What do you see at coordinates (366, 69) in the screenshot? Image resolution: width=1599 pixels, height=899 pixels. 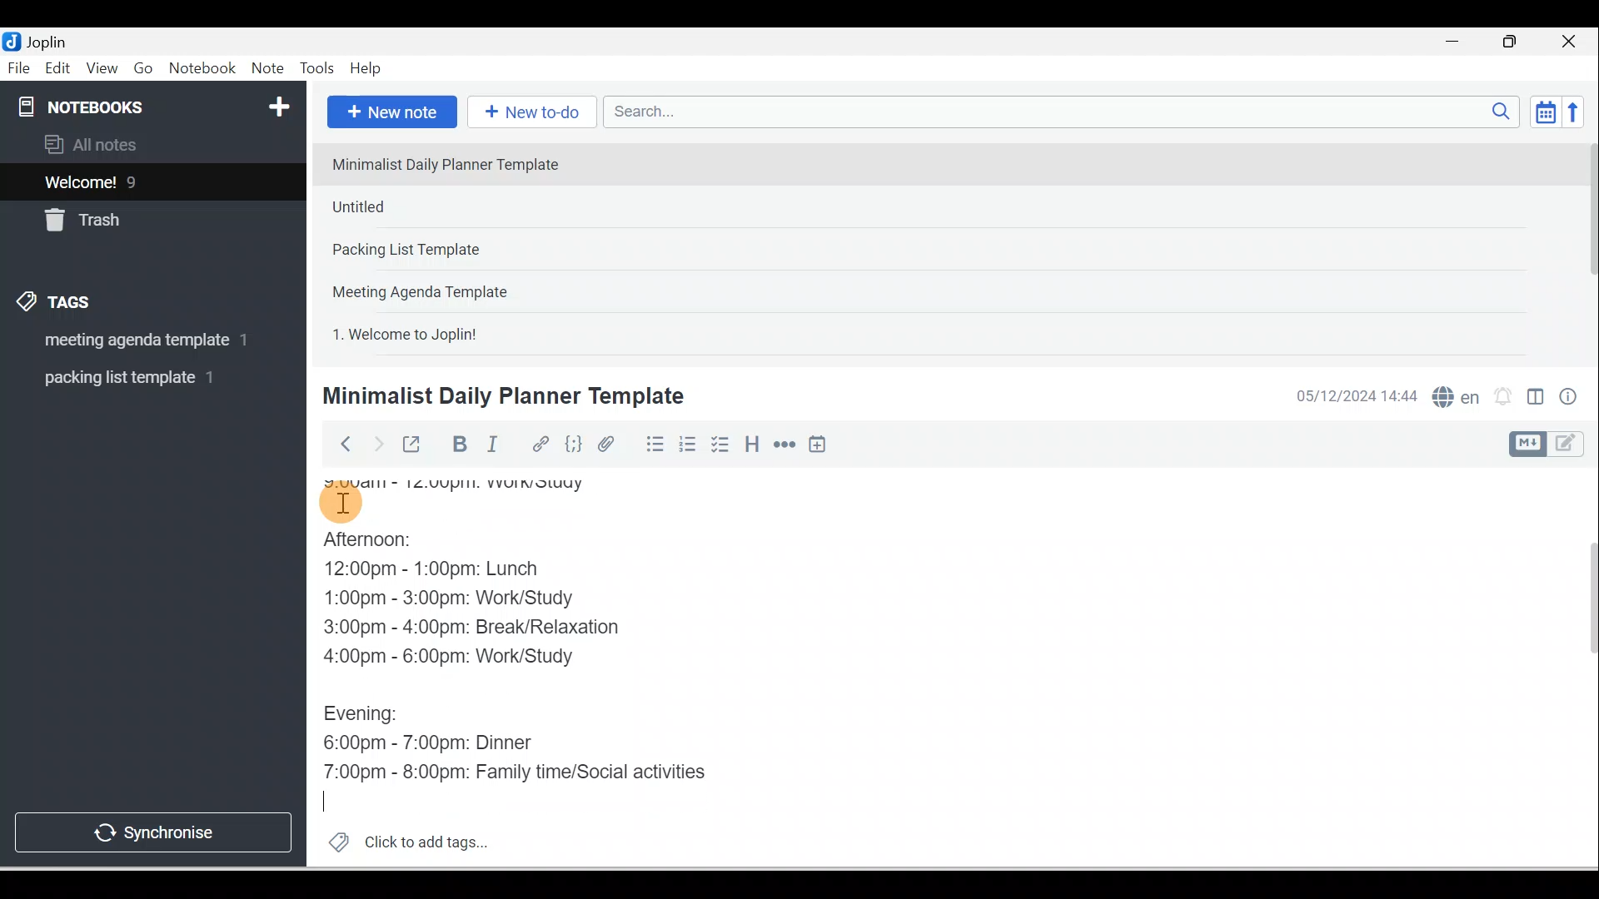 I see `Help` at bounding box center [366, 69].